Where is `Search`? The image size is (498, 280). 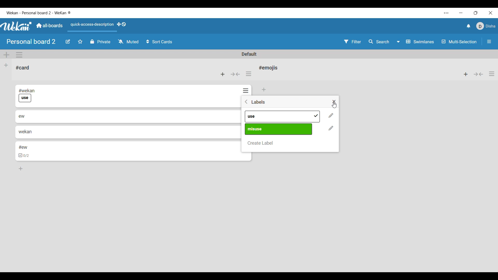
Search is located at coordinates (378, 41).